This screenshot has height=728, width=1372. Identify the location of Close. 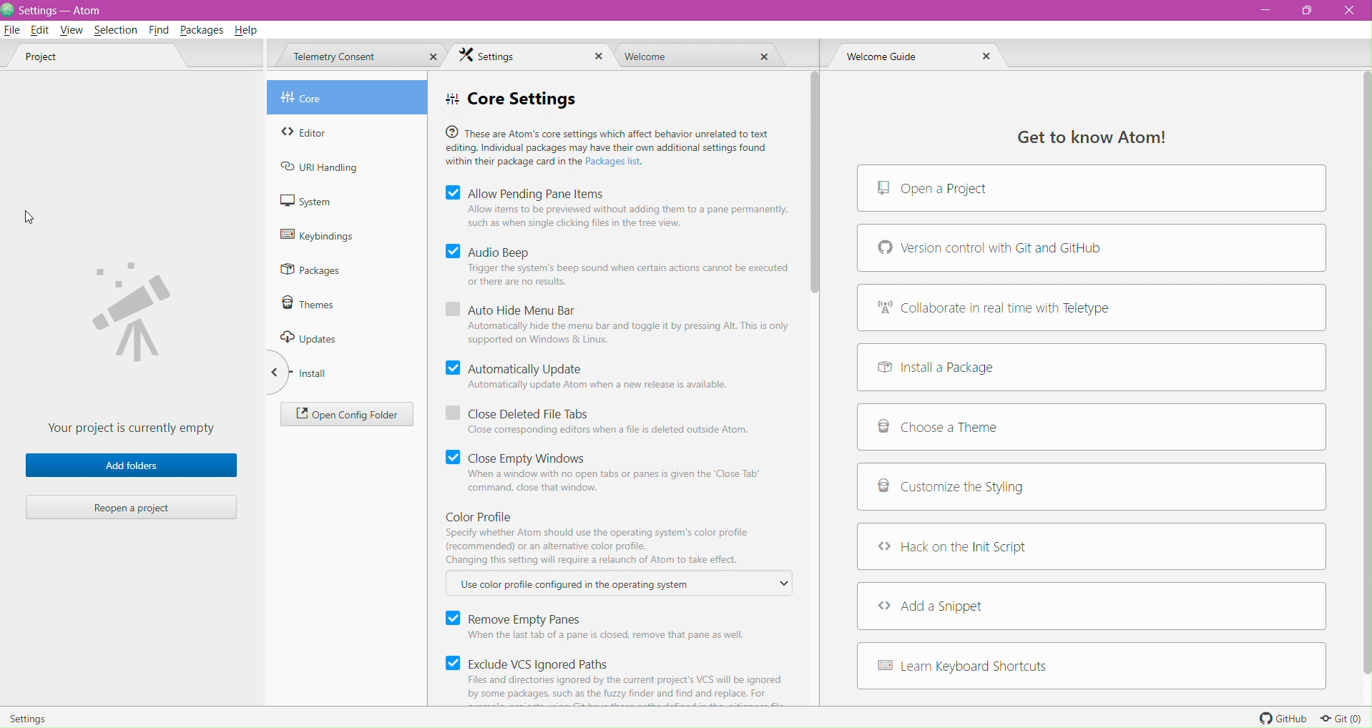
(433, 56).